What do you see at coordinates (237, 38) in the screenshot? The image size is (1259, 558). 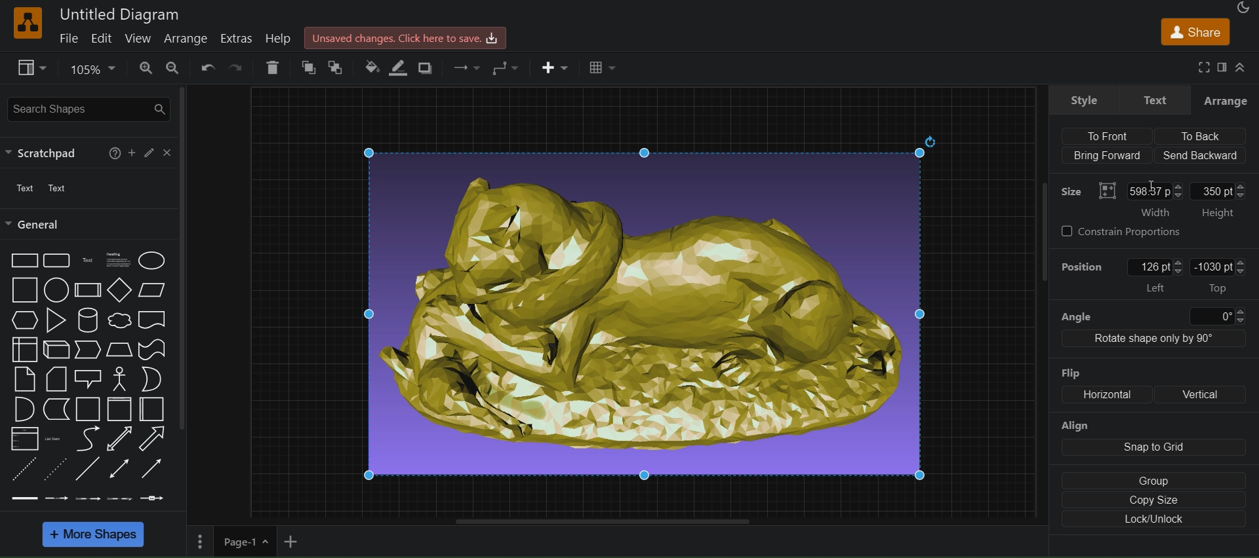 I see `extras` at bounding box center [237, 38].